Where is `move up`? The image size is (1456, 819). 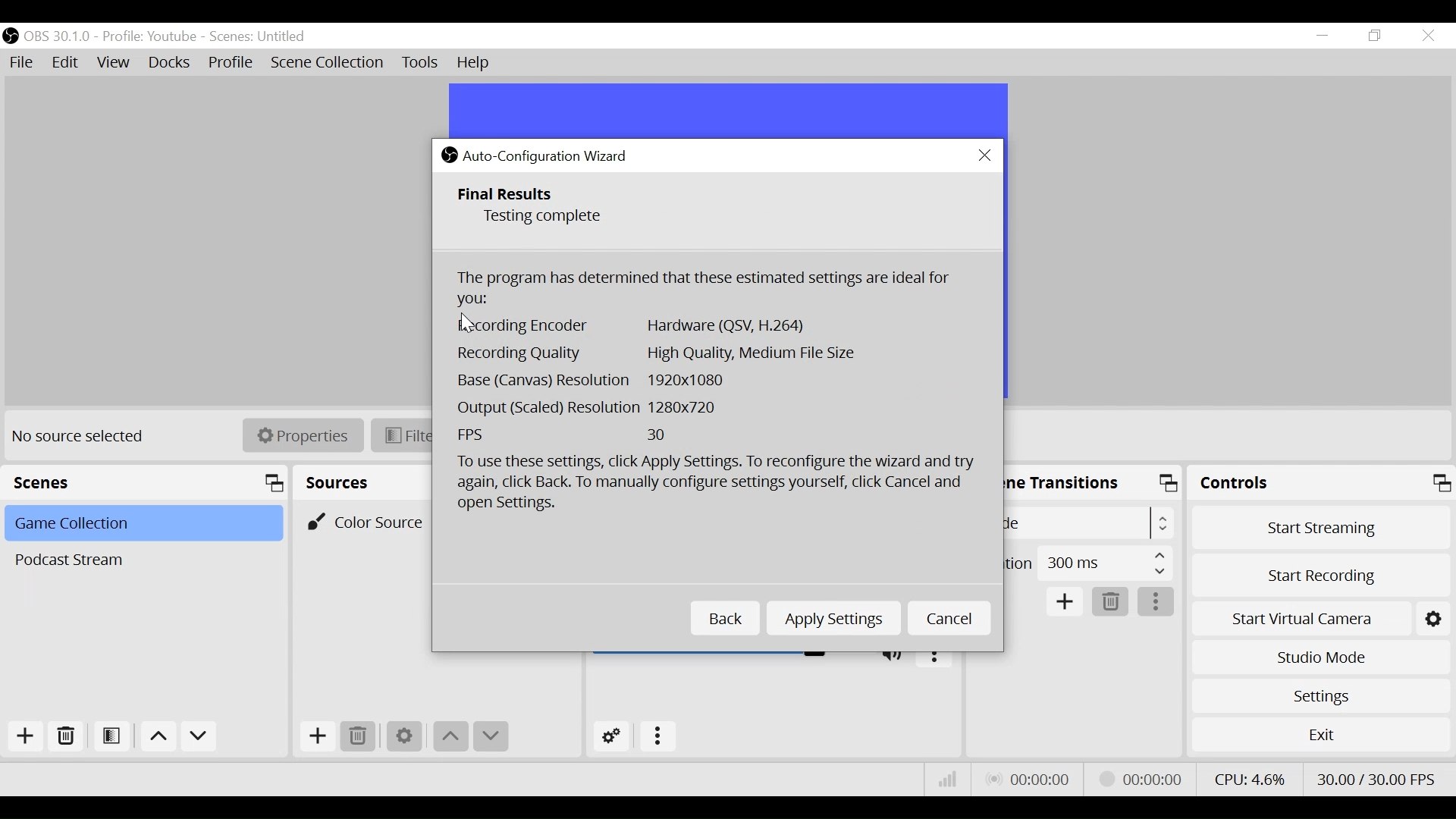 move up is located at coordinates (452, 738).